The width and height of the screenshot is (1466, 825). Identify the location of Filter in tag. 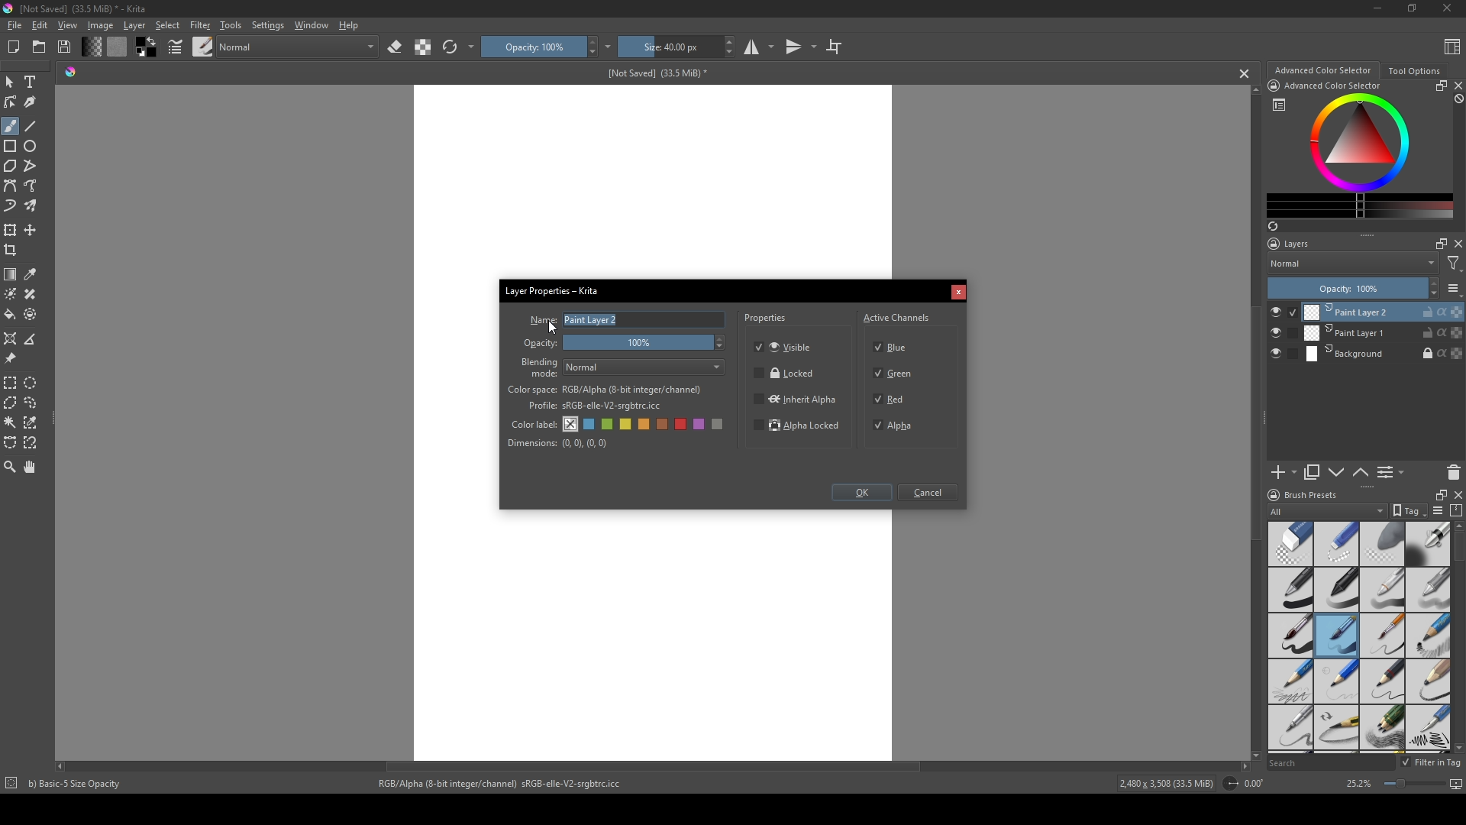
(1432, 763).